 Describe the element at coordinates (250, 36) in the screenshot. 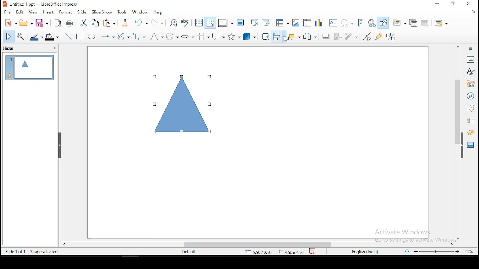

I see `3D objects` at that location.